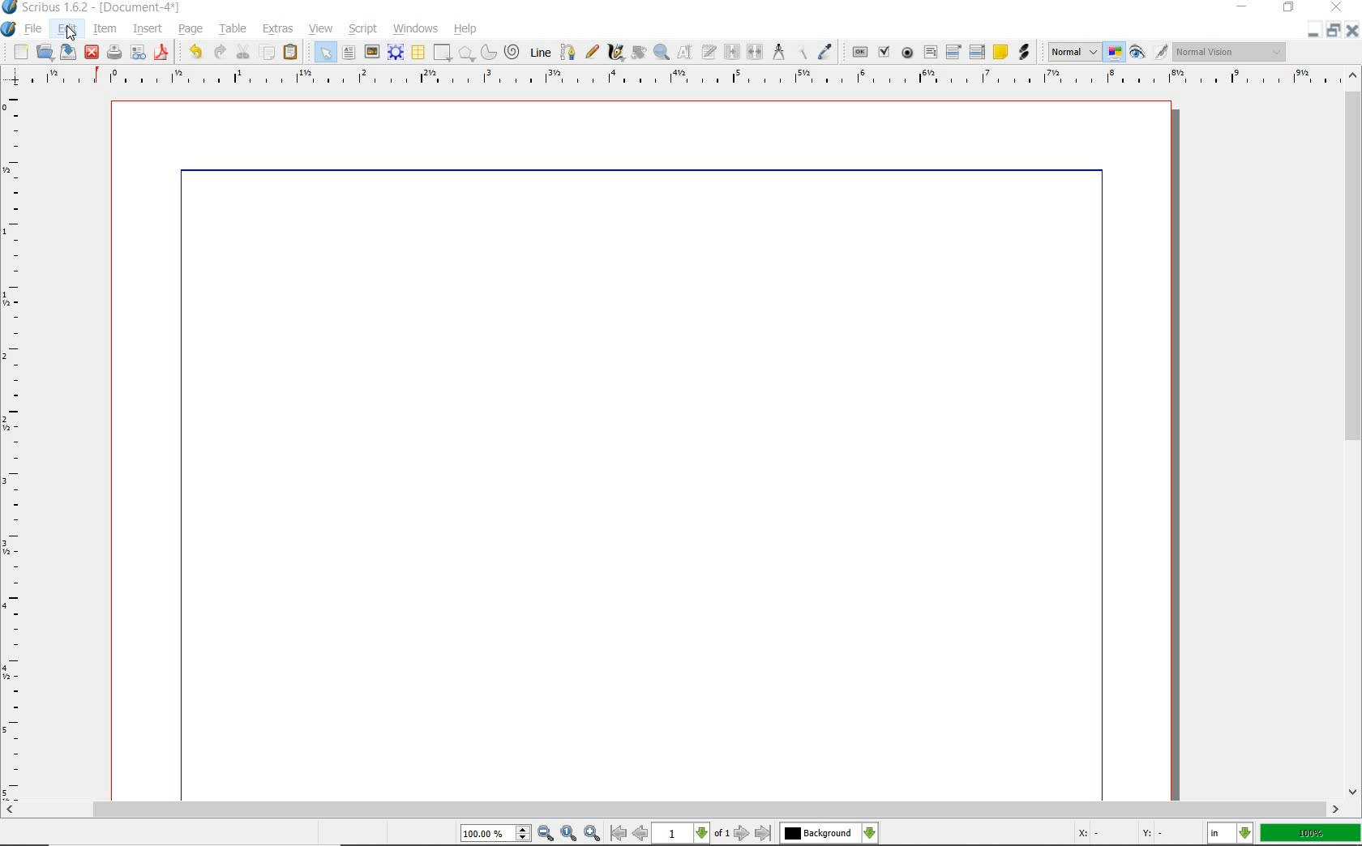  Describe the element at coordinates (15, 442) in the screenshot. I see `ruler` at that location.